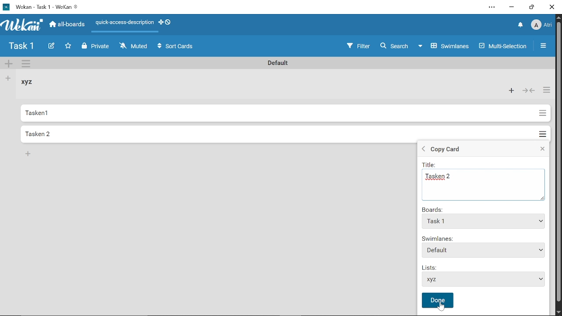 This screenshot has height=316, width=562. I want to click on Profile, so click(542, 25).